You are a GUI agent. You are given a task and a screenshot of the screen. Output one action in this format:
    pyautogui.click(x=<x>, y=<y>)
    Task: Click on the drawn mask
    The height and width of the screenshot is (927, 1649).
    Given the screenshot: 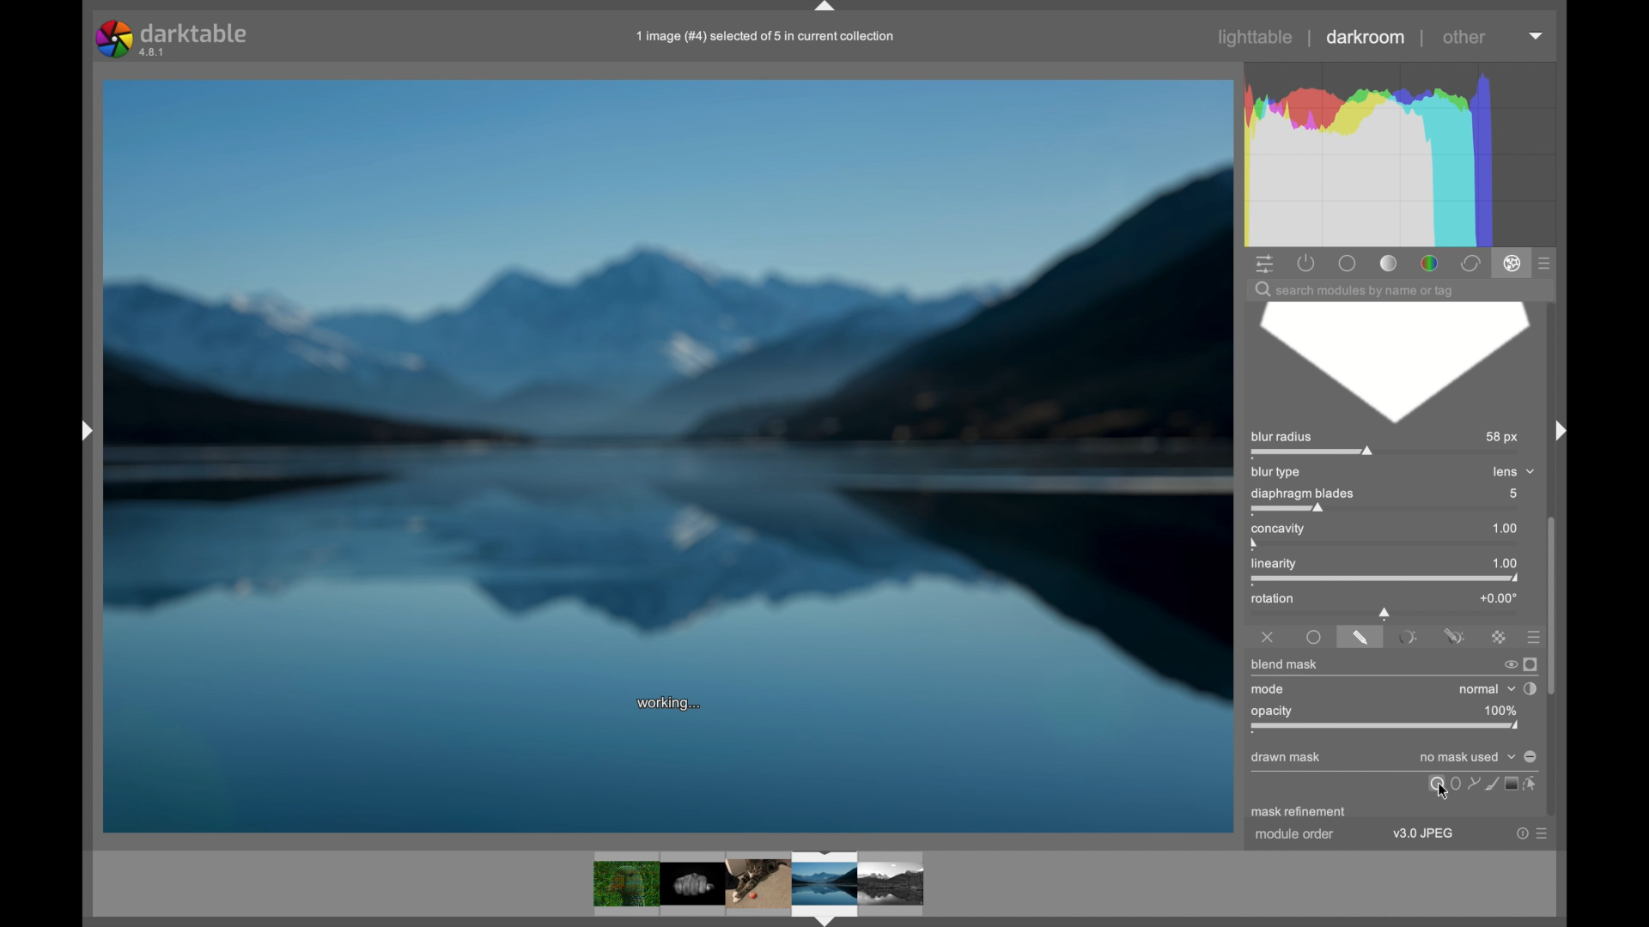 What is the action you would take?
    pyautogui.click(x=1287, y=758)
    